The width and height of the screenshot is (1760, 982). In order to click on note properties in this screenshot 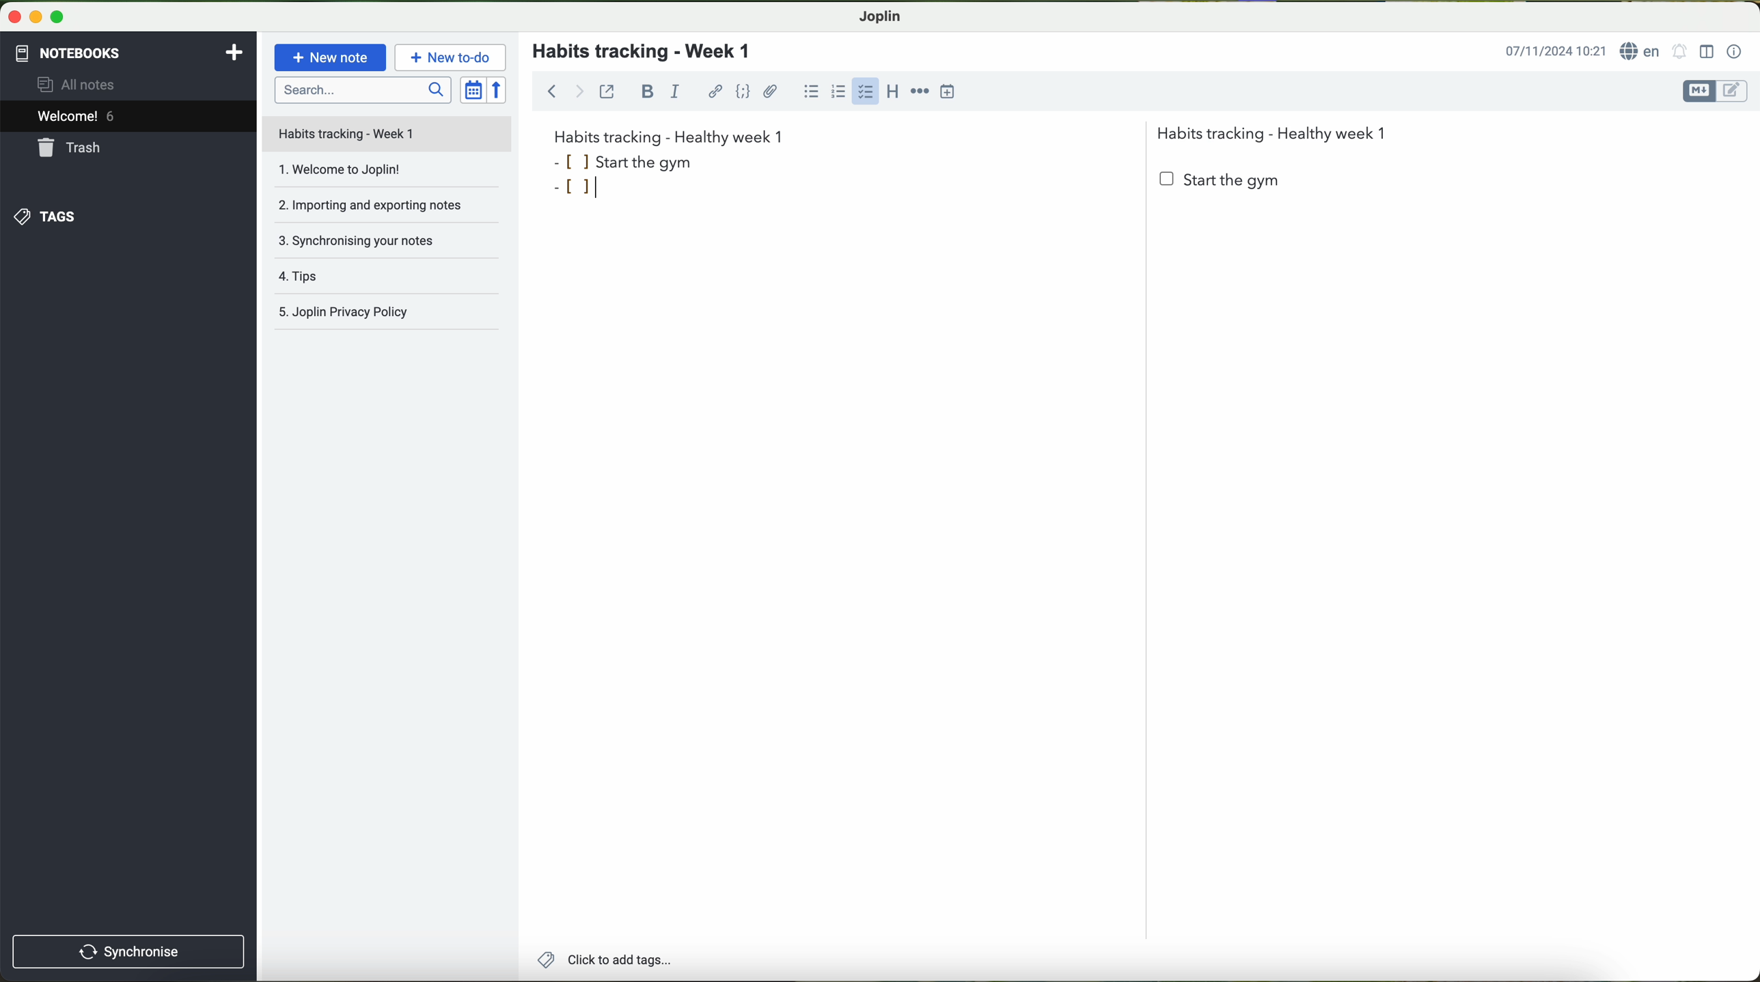, I will do `click(1735, 53)`.